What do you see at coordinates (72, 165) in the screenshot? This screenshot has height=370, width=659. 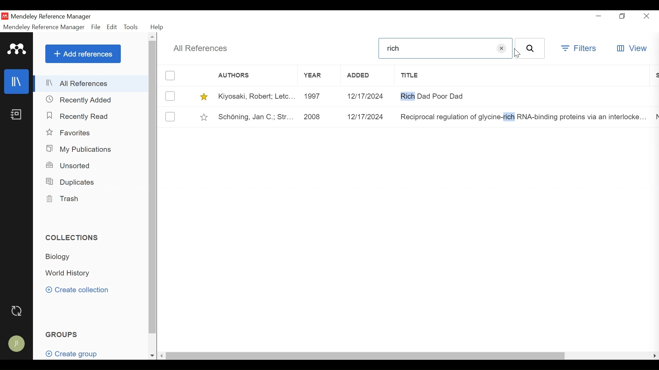 I see `Unsorted` at bounding box center [72, 165].